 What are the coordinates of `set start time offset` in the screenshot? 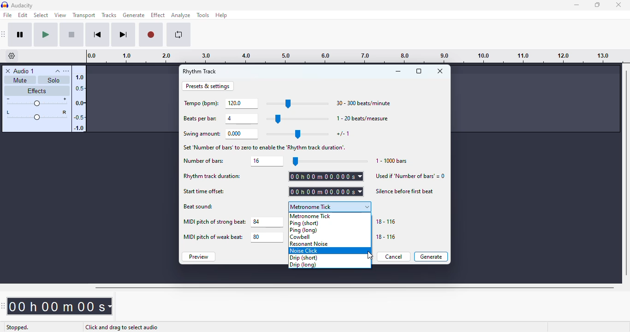 It's located at (326, 191).